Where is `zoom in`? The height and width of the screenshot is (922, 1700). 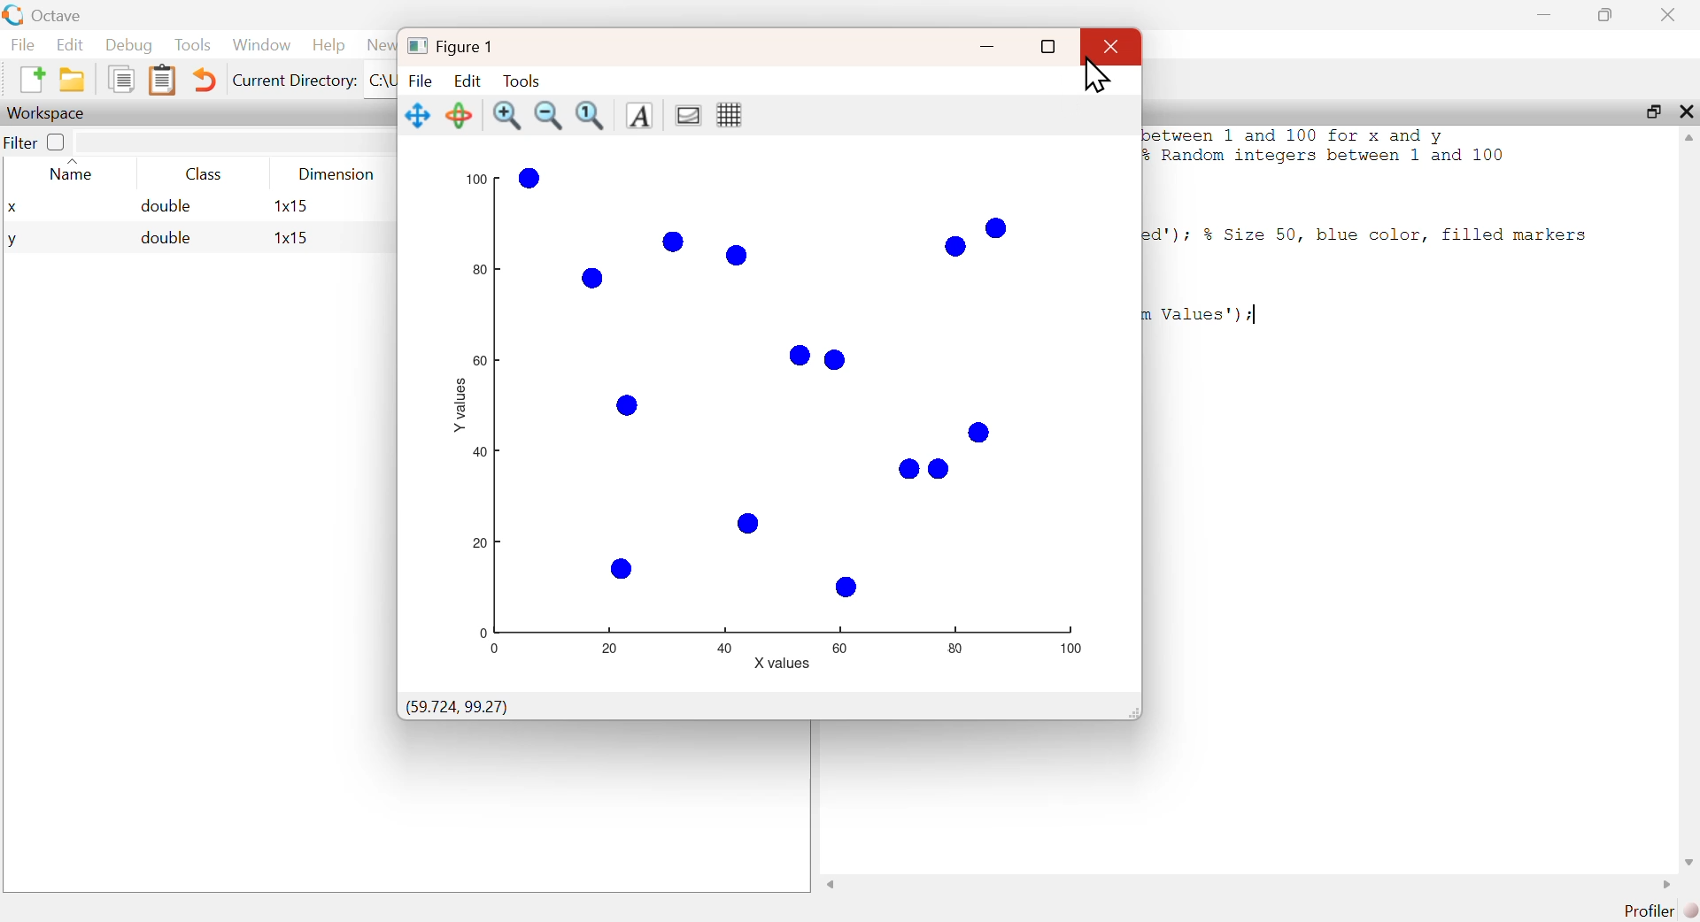 zoom in is located at coordinates (507, 115).